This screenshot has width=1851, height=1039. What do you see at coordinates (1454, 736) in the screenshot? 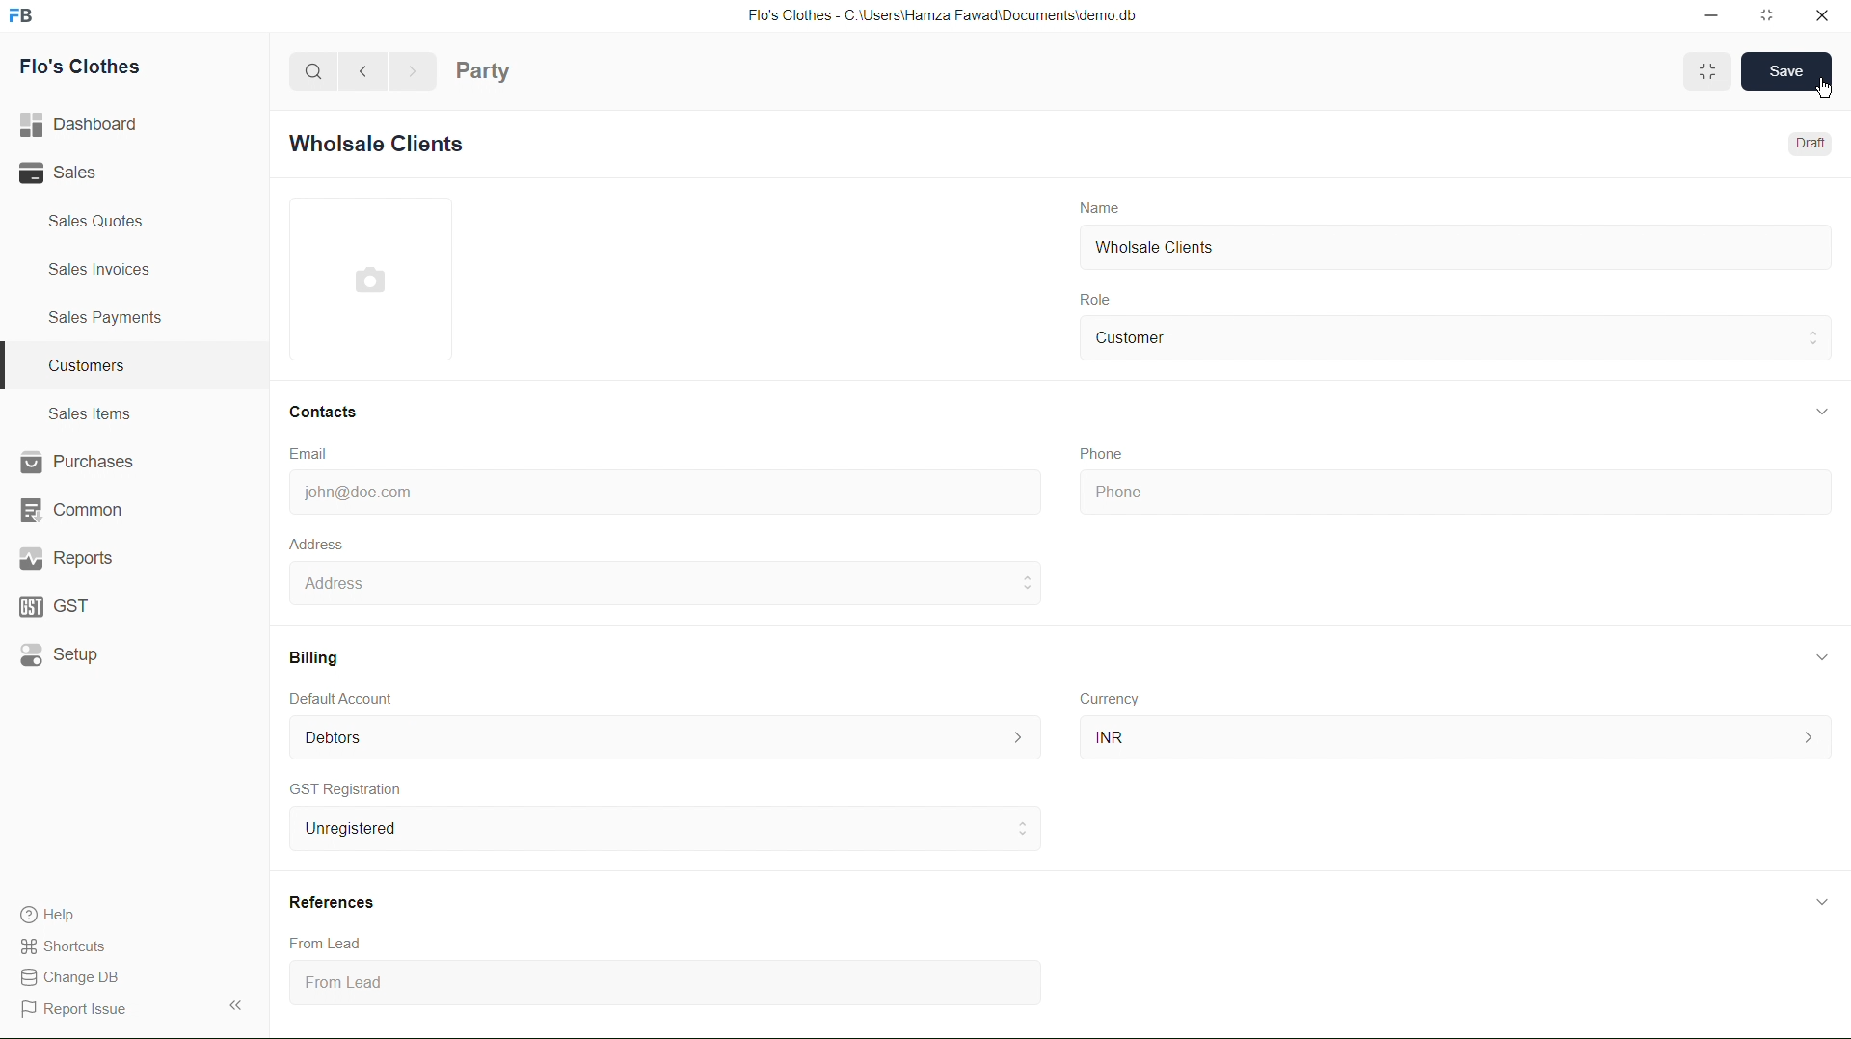
I see `INR` at bounding box center [1454, 736].